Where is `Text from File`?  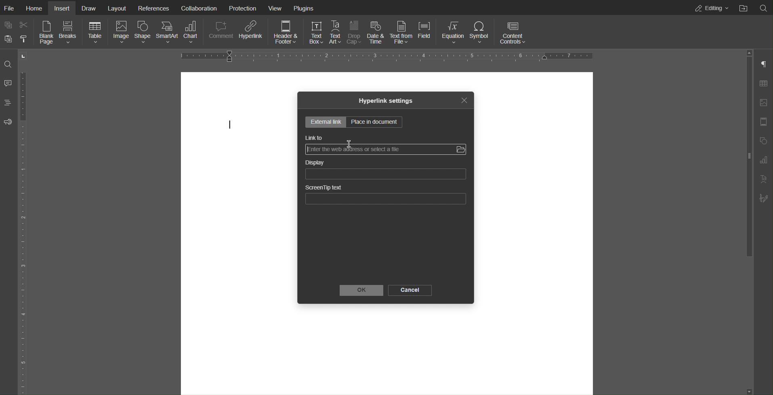 Text from File is located at coordinates (399, 33).